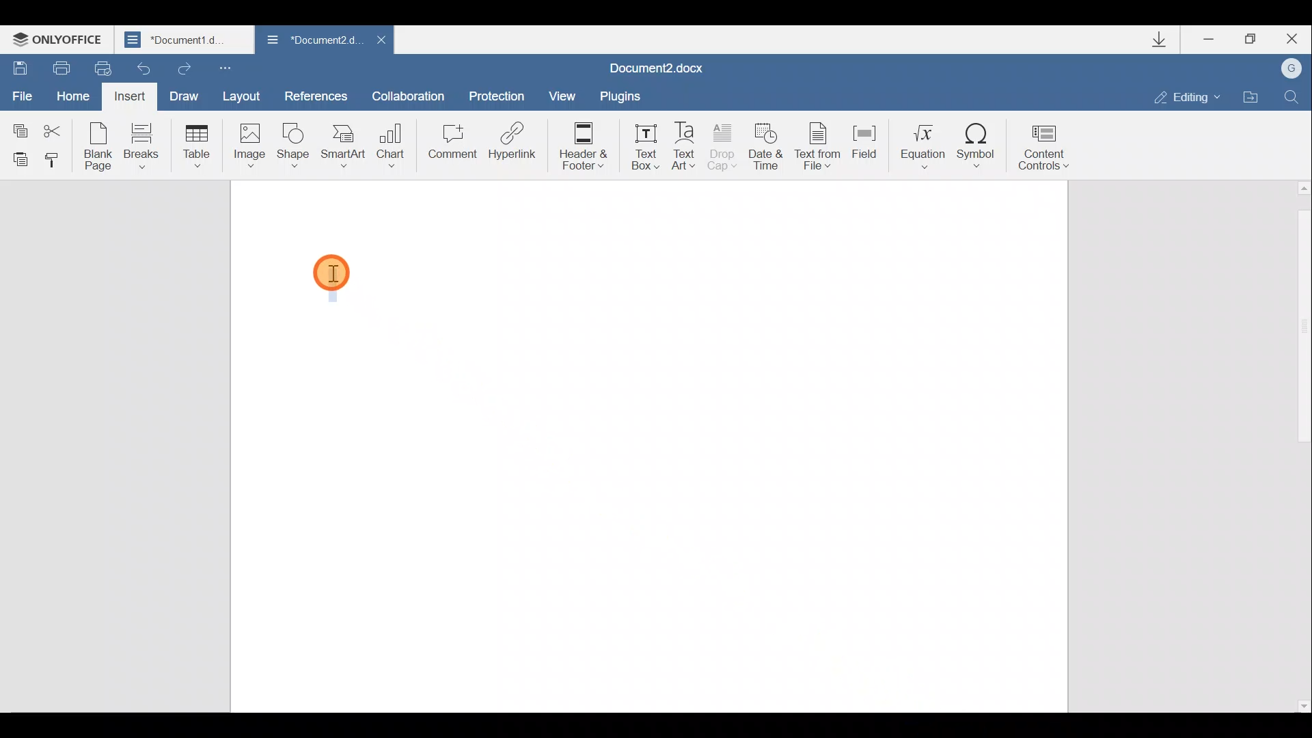 The width and height of the screenshot is (1312, 738). What do you see at coordinates (142, 145) in the screenshot?
I see `Breaks` at bounding box center [142, 145].